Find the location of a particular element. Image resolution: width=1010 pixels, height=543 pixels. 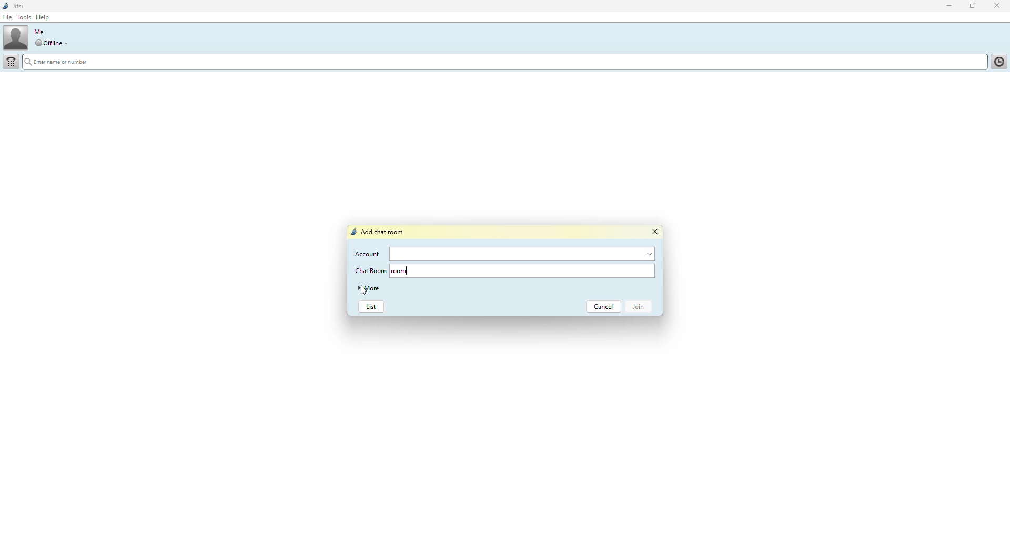

dial pad is located at coordinates (12, 62).